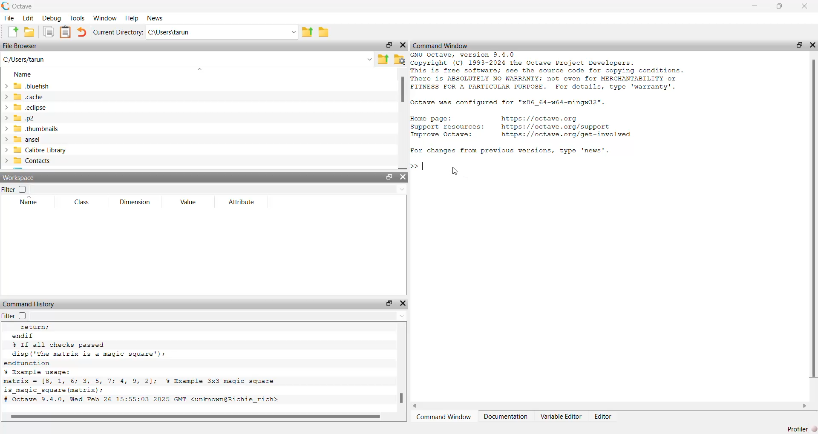 The height and width of the screenshot is (434, 818). What do you see at coordinates (143, 364) in the screenshot?
I see `return;

endif

% If all checks passed

disp('The matrix is a magic square’);
endfunction
% Example usage:
matrix = [8, 1, 6; 3, 5, 7; 4, 9, 2]; % Example 3x3 magic square
is_magic_square (matrix);
# Octave 9.4.0, Wed Feb 26 15:55:03 2025 GMT <unknown@Richie_rich>` at bounding box center [143, 364].